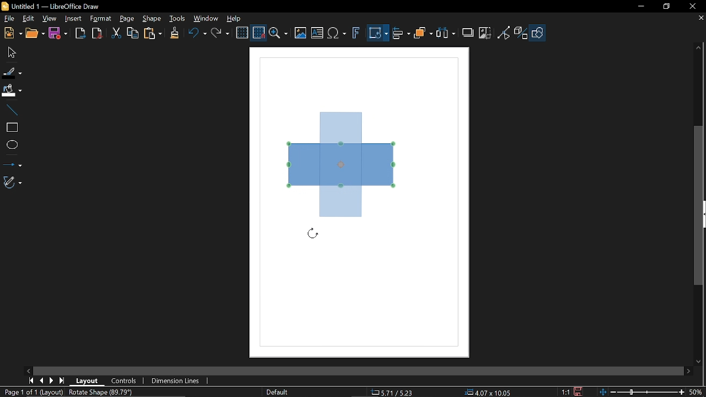 The height and width of the screenshot is (397, 706). I want to click on Move up, so click(700, 48).